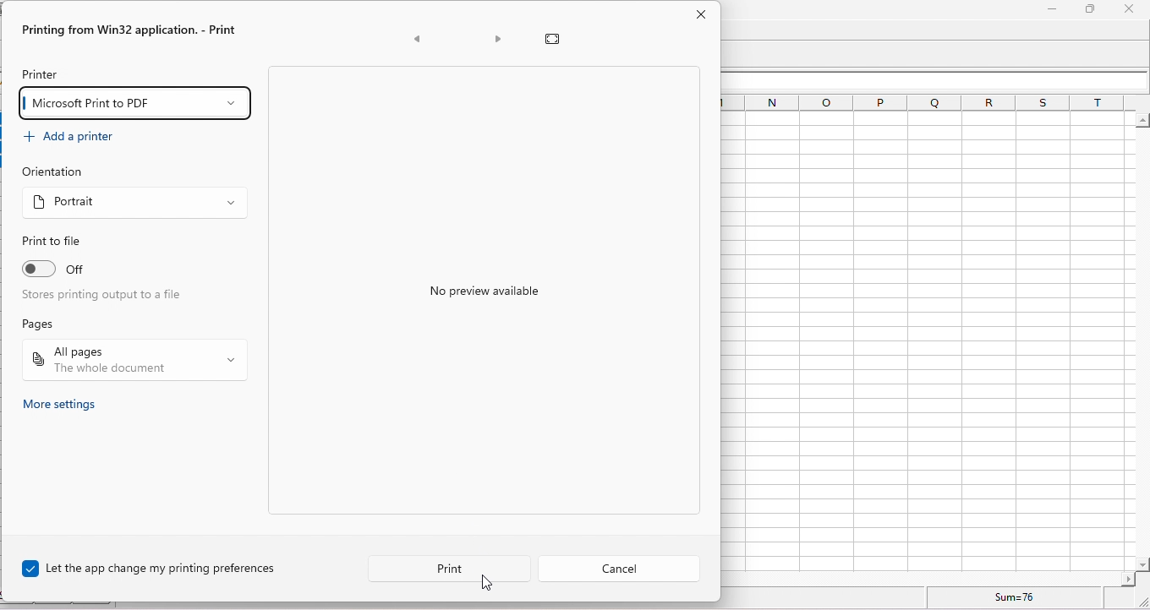 This screenshot has width=1150, height=610. I want to click on off, so click(112, 270).